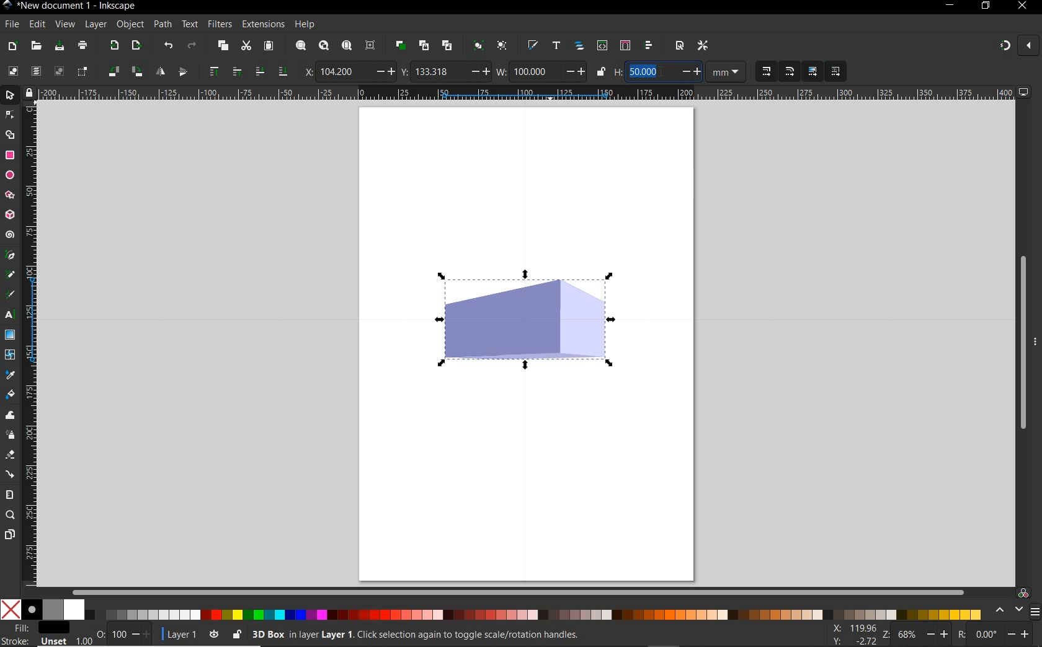 The image size is (1042, 647). What do you see at coordinates (937, 636) in the screenshot?
I see `increase/decrease` at bounding box center [937, 636].